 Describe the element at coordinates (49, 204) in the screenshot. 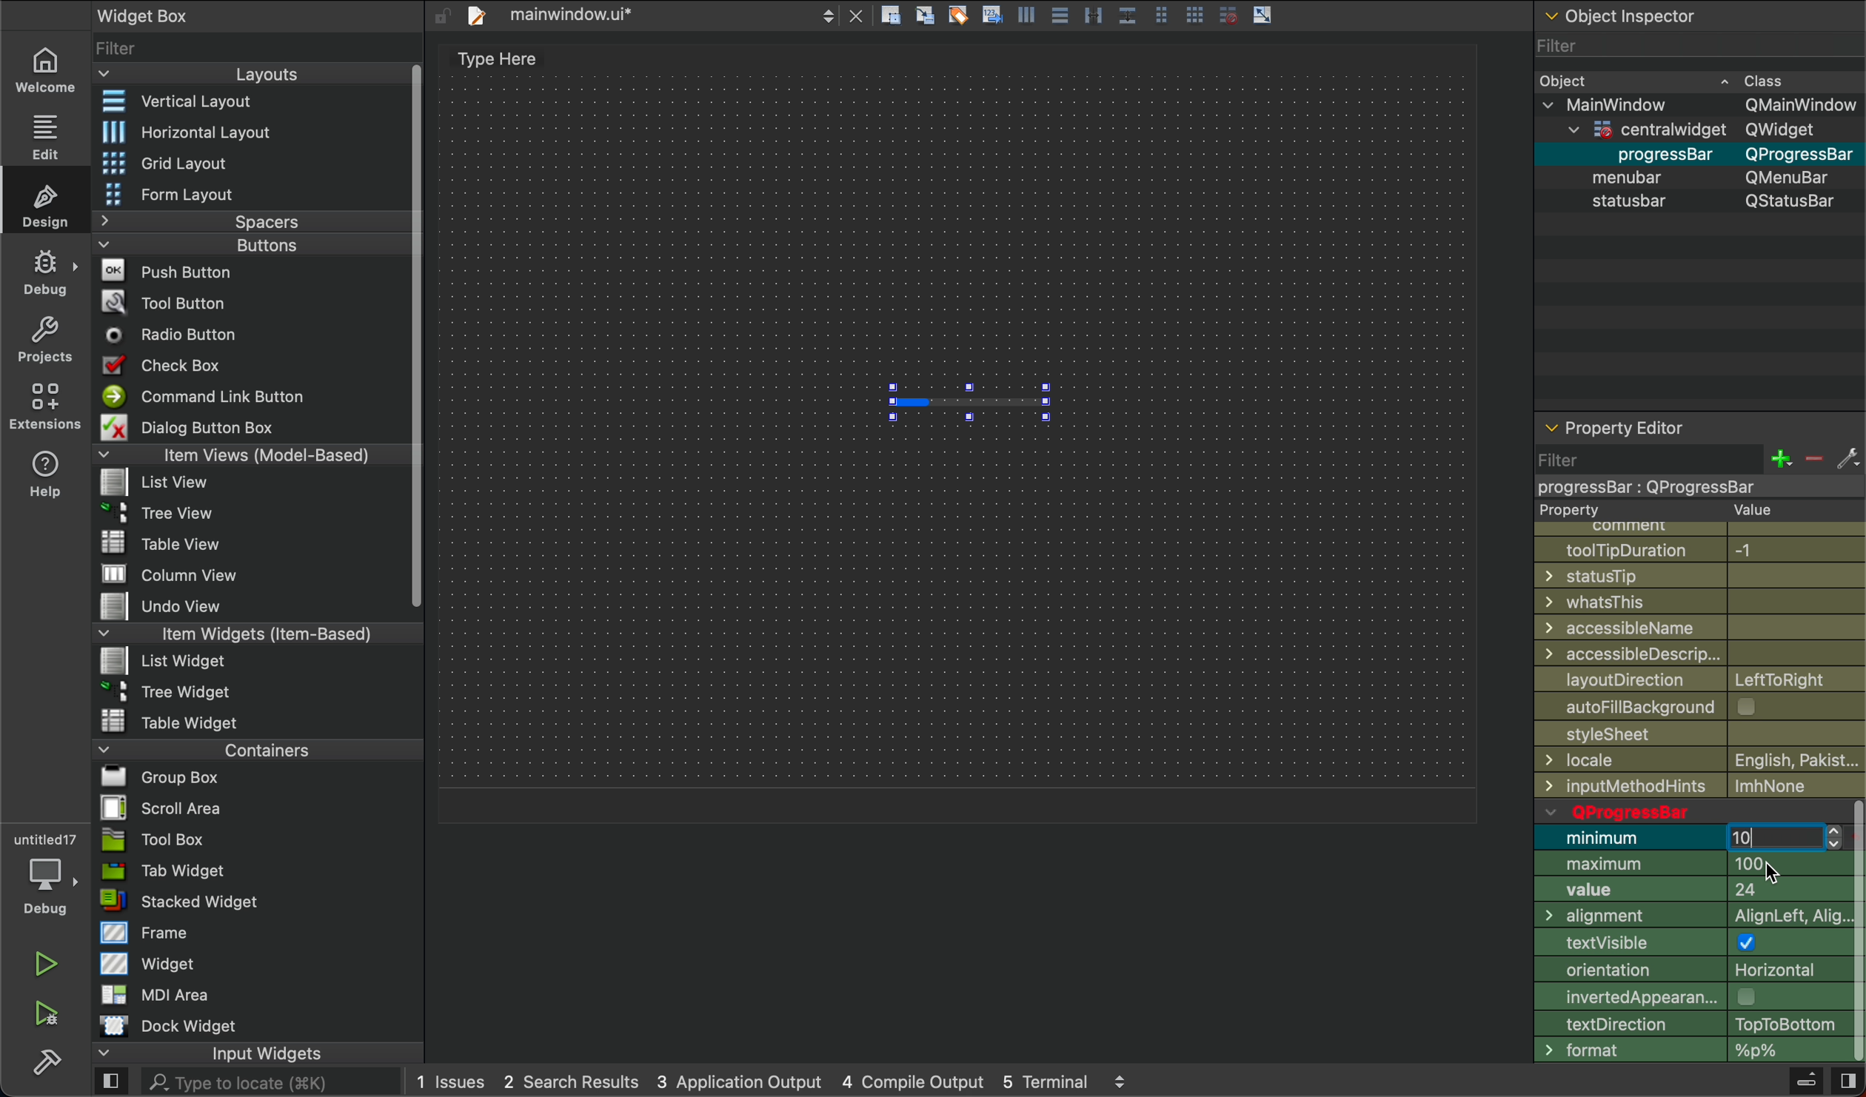

I see `design` at that location.